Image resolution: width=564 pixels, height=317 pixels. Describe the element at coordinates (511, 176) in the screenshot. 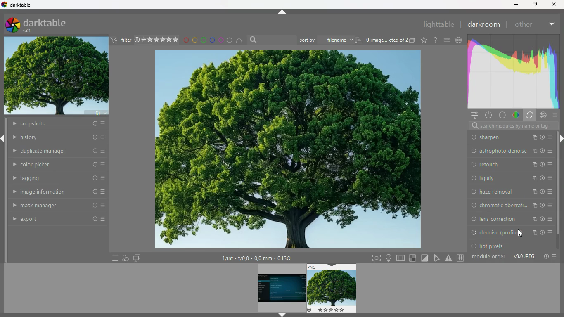

I see `white relative exposure` at that location.